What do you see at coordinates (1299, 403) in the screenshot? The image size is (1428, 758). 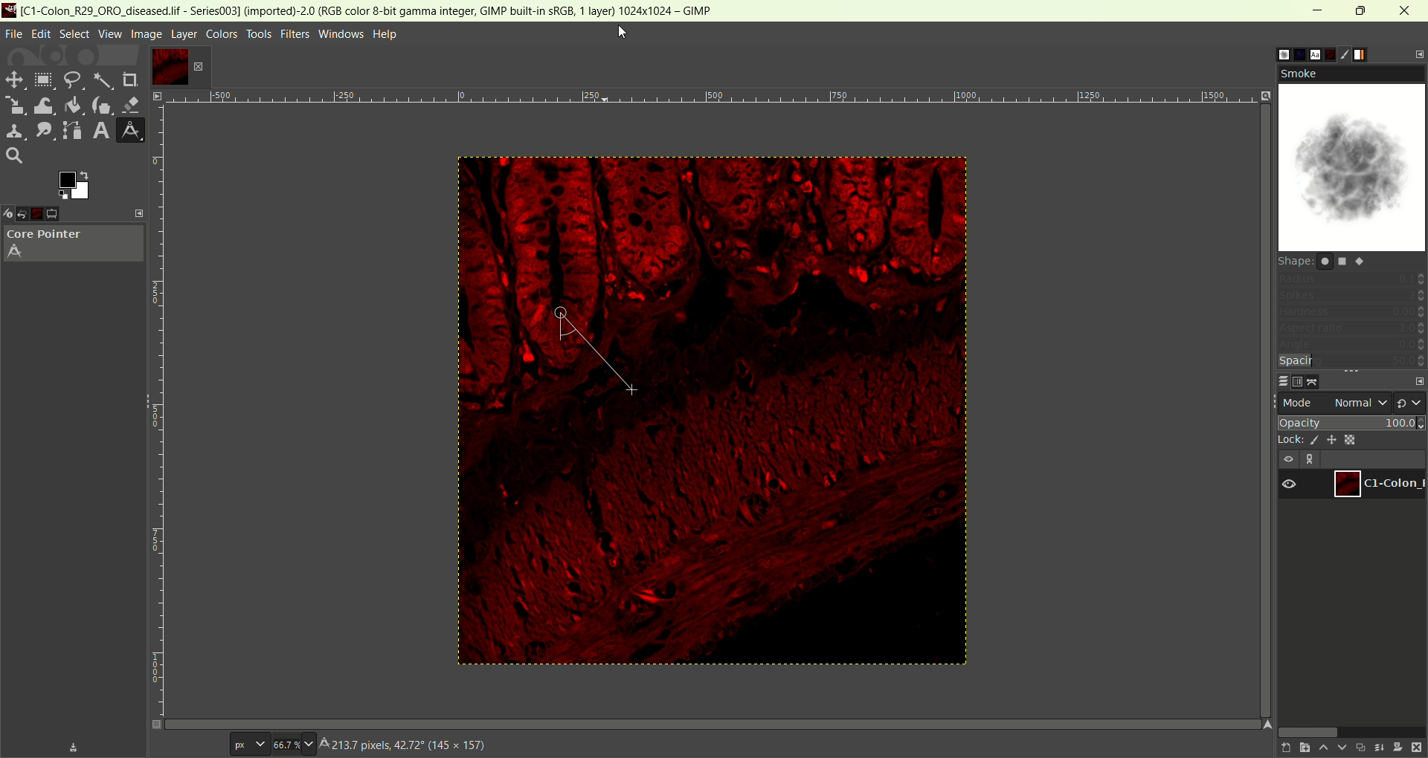 I see `mode` at bounding box center [1299, 403].